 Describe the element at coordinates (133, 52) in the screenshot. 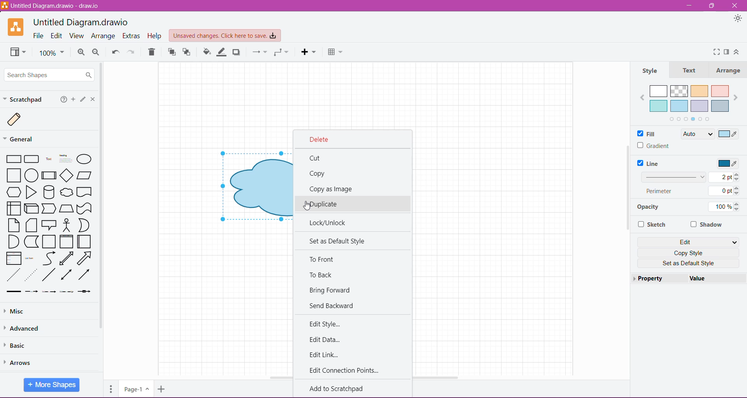

I see `Redo` at that location.